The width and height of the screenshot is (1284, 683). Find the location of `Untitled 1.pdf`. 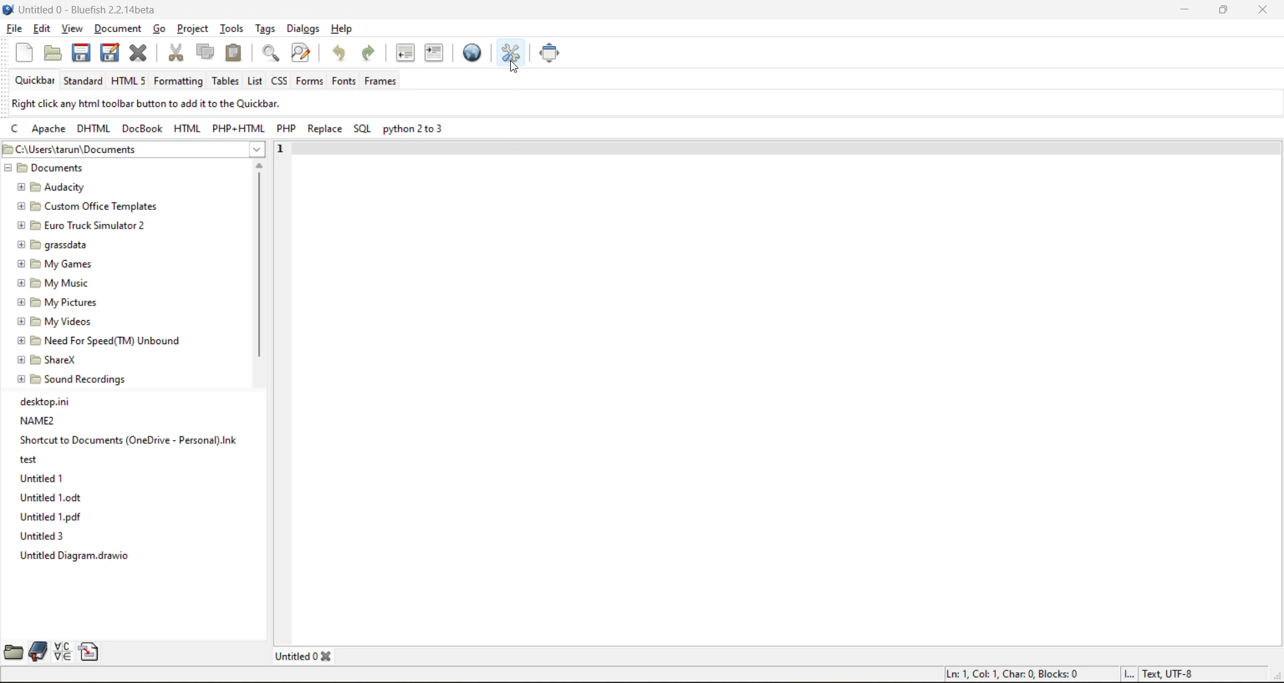

Untitled 1.pdf is located at coordinates (53, 517).